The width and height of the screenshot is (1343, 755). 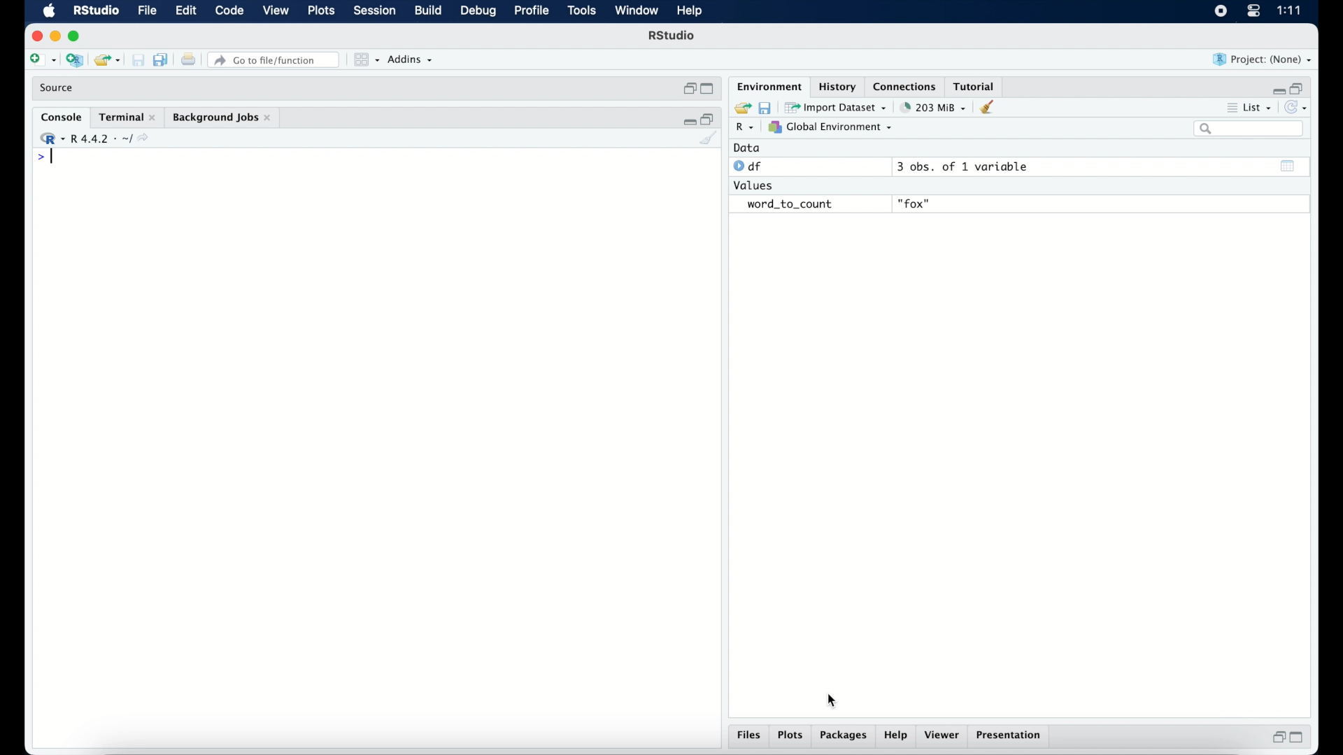 I want to click on plots, so click(x=790, y=736).